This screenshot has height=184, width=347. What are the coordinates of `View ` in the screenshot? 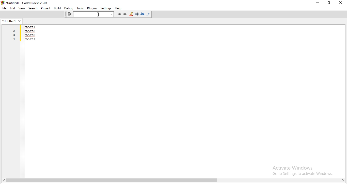 It's located at (22, 9).